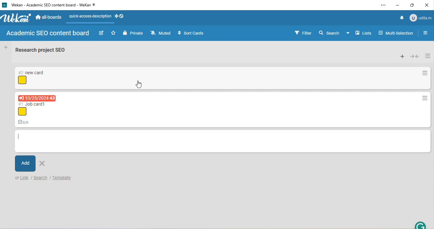  Describe the element at coordinates (402, 56) in the screenshot. I see `add card to top of list` at that location.